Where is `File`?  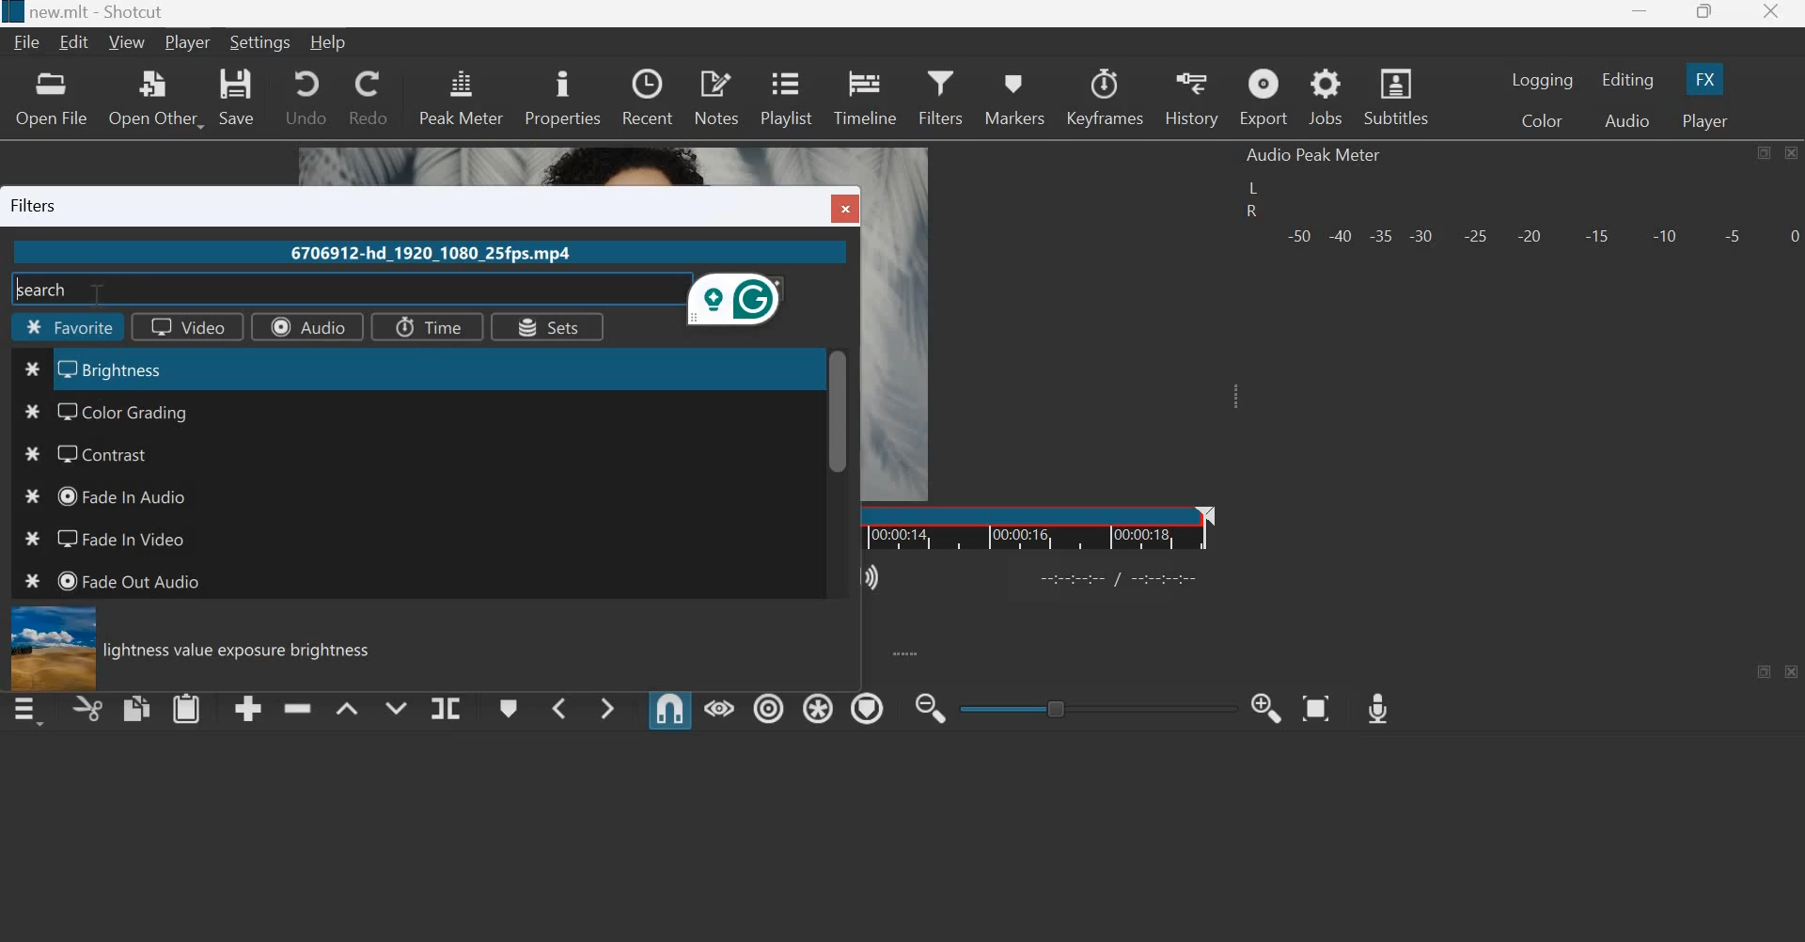 File is located at coordinates (30, 42).